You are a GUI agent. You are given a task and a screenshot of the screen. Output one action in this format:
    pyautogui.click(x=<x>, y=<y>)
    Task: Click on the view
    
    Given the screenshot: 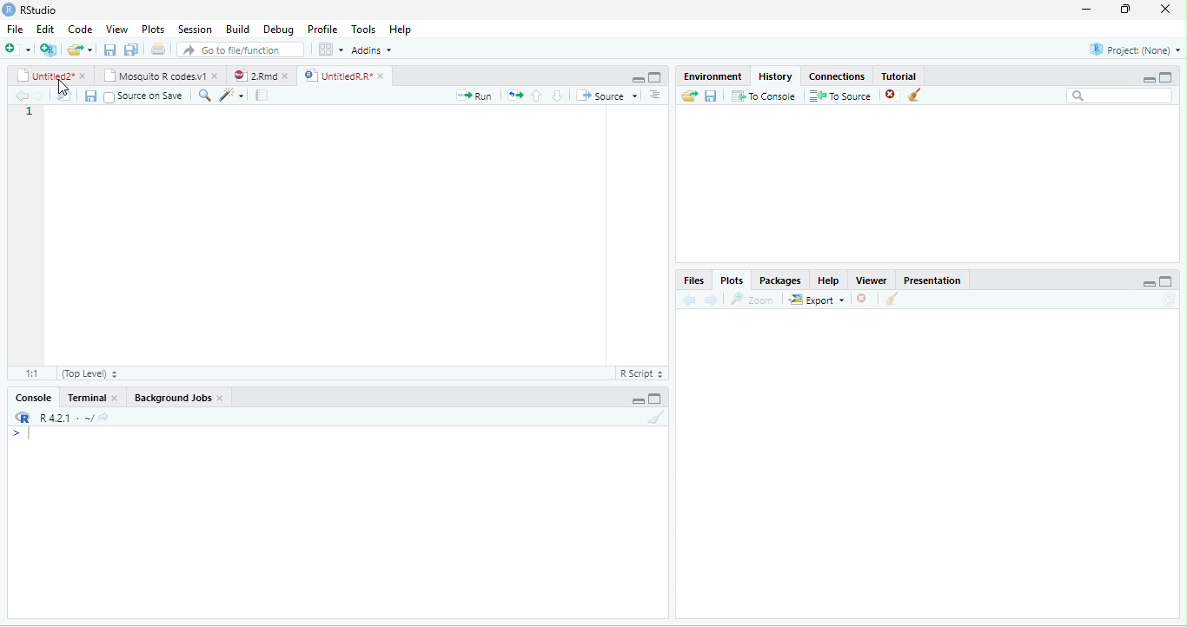 What is the action you would take?
    pyautogui.click(x=118, y=29)
    